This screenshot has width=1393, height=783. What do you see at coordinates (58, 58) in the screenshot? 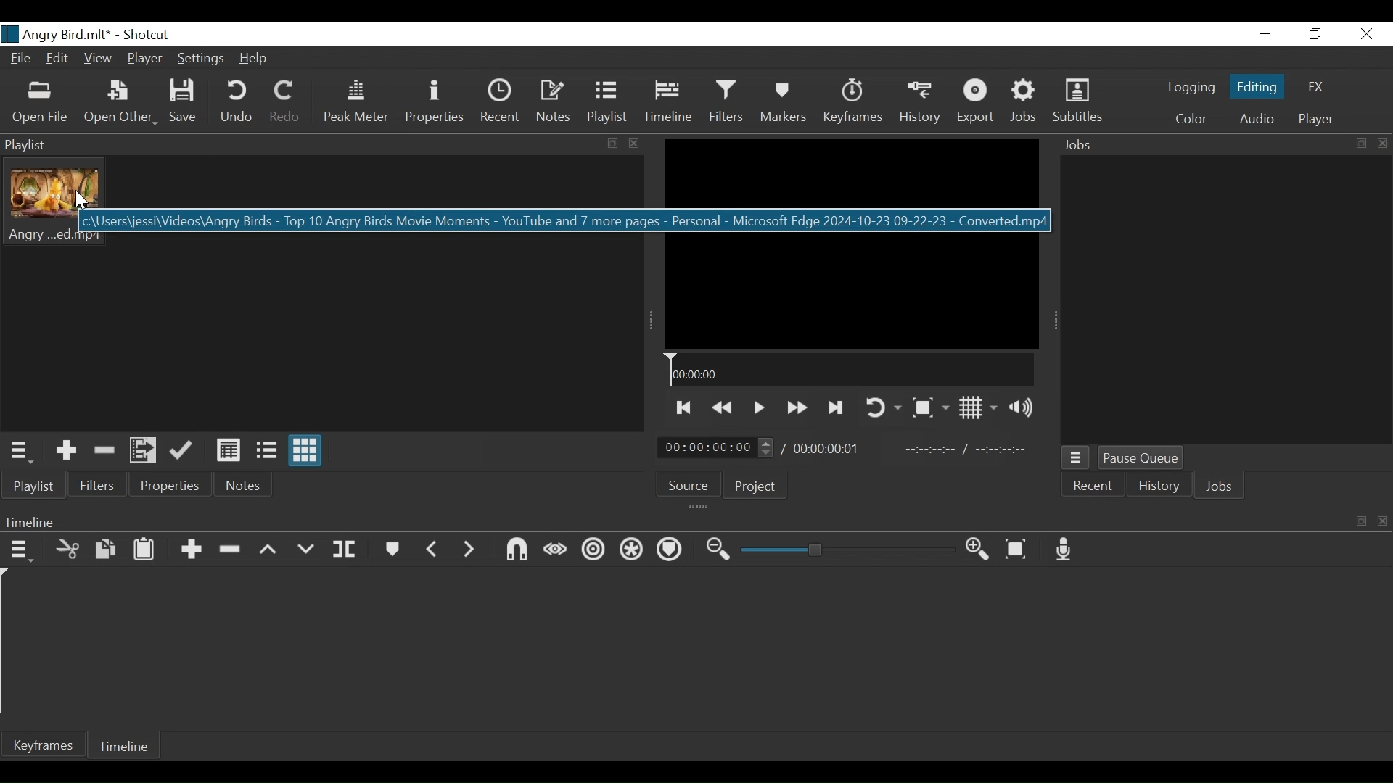
I see `Edit` at bounding box center [58, 58].